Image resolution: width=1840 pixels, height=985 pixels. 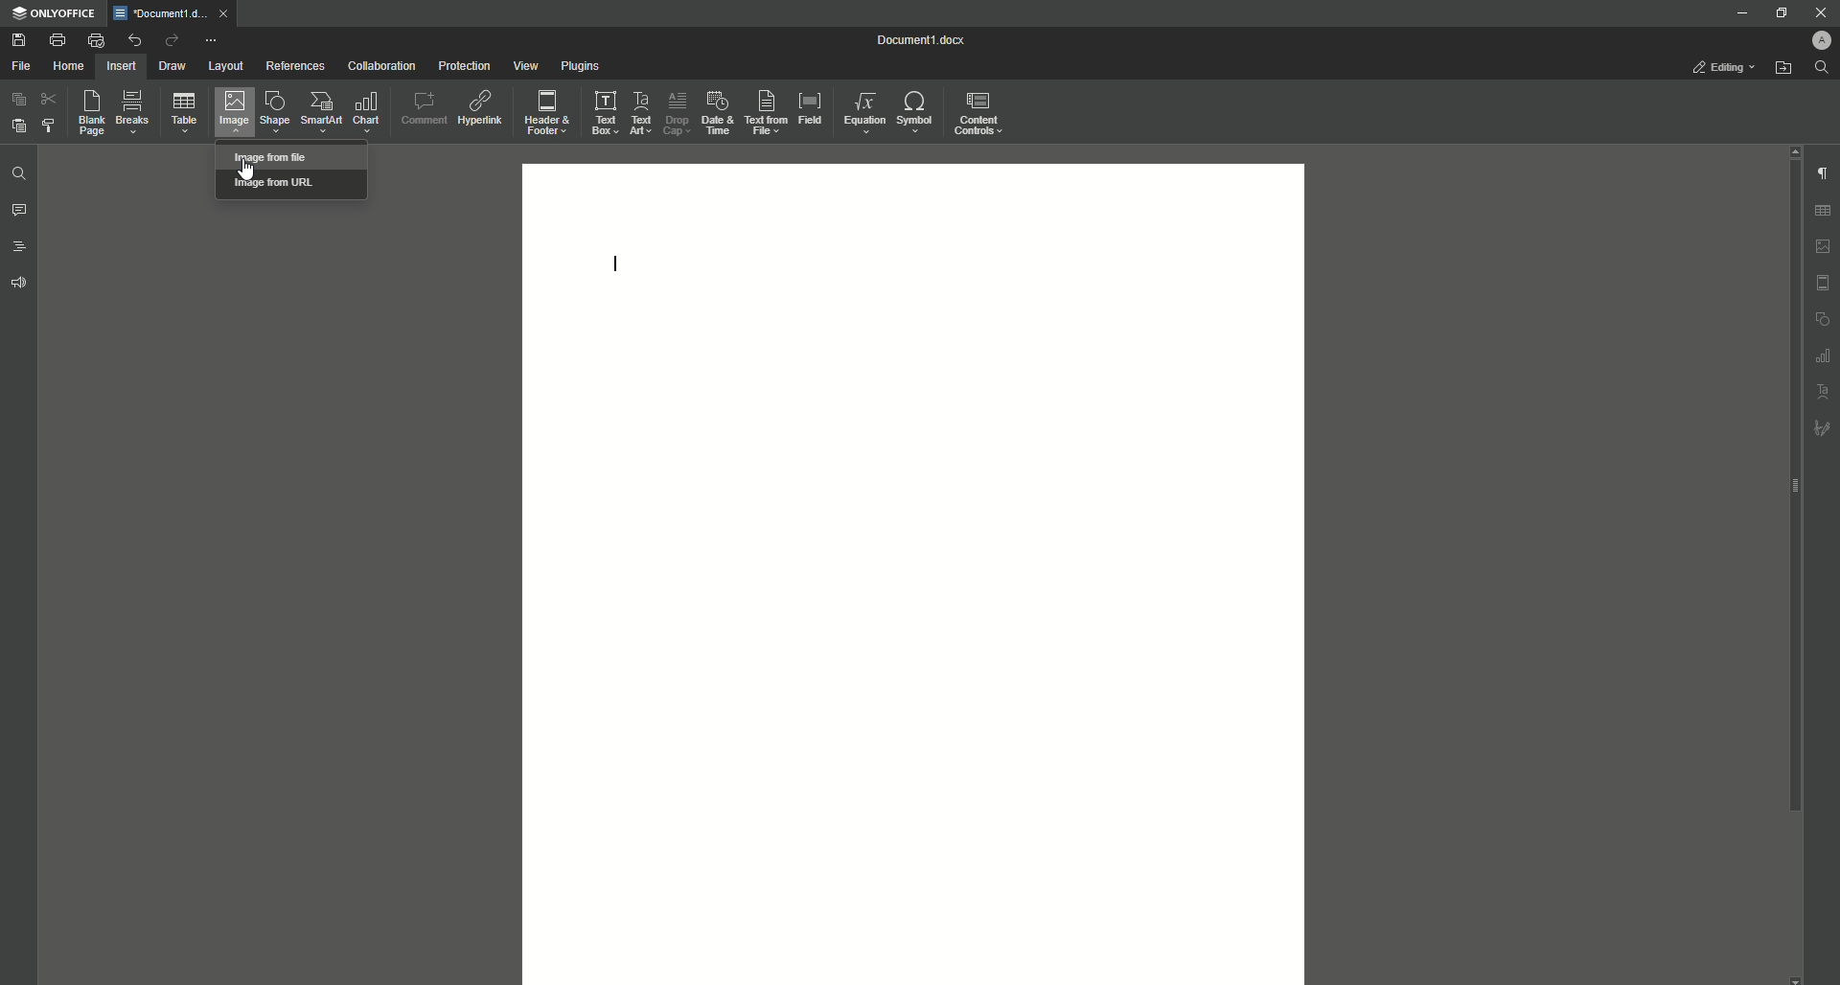 What do you see at coordinates (295, 66) in the screenshot?
I see `References` at bounding box center [295, 66].